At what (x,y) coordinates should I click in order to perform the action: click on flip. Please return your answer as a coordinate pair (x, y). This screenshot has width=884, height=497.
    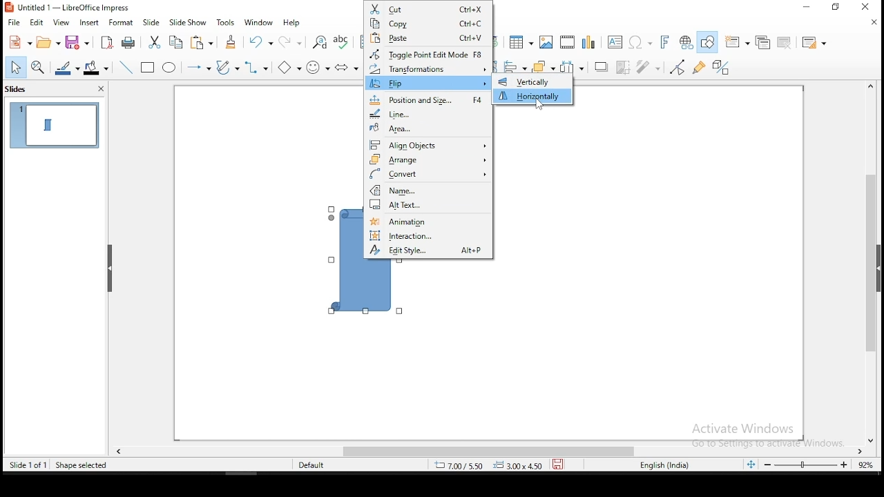
    Looking at the image, I should click on (428, 83).